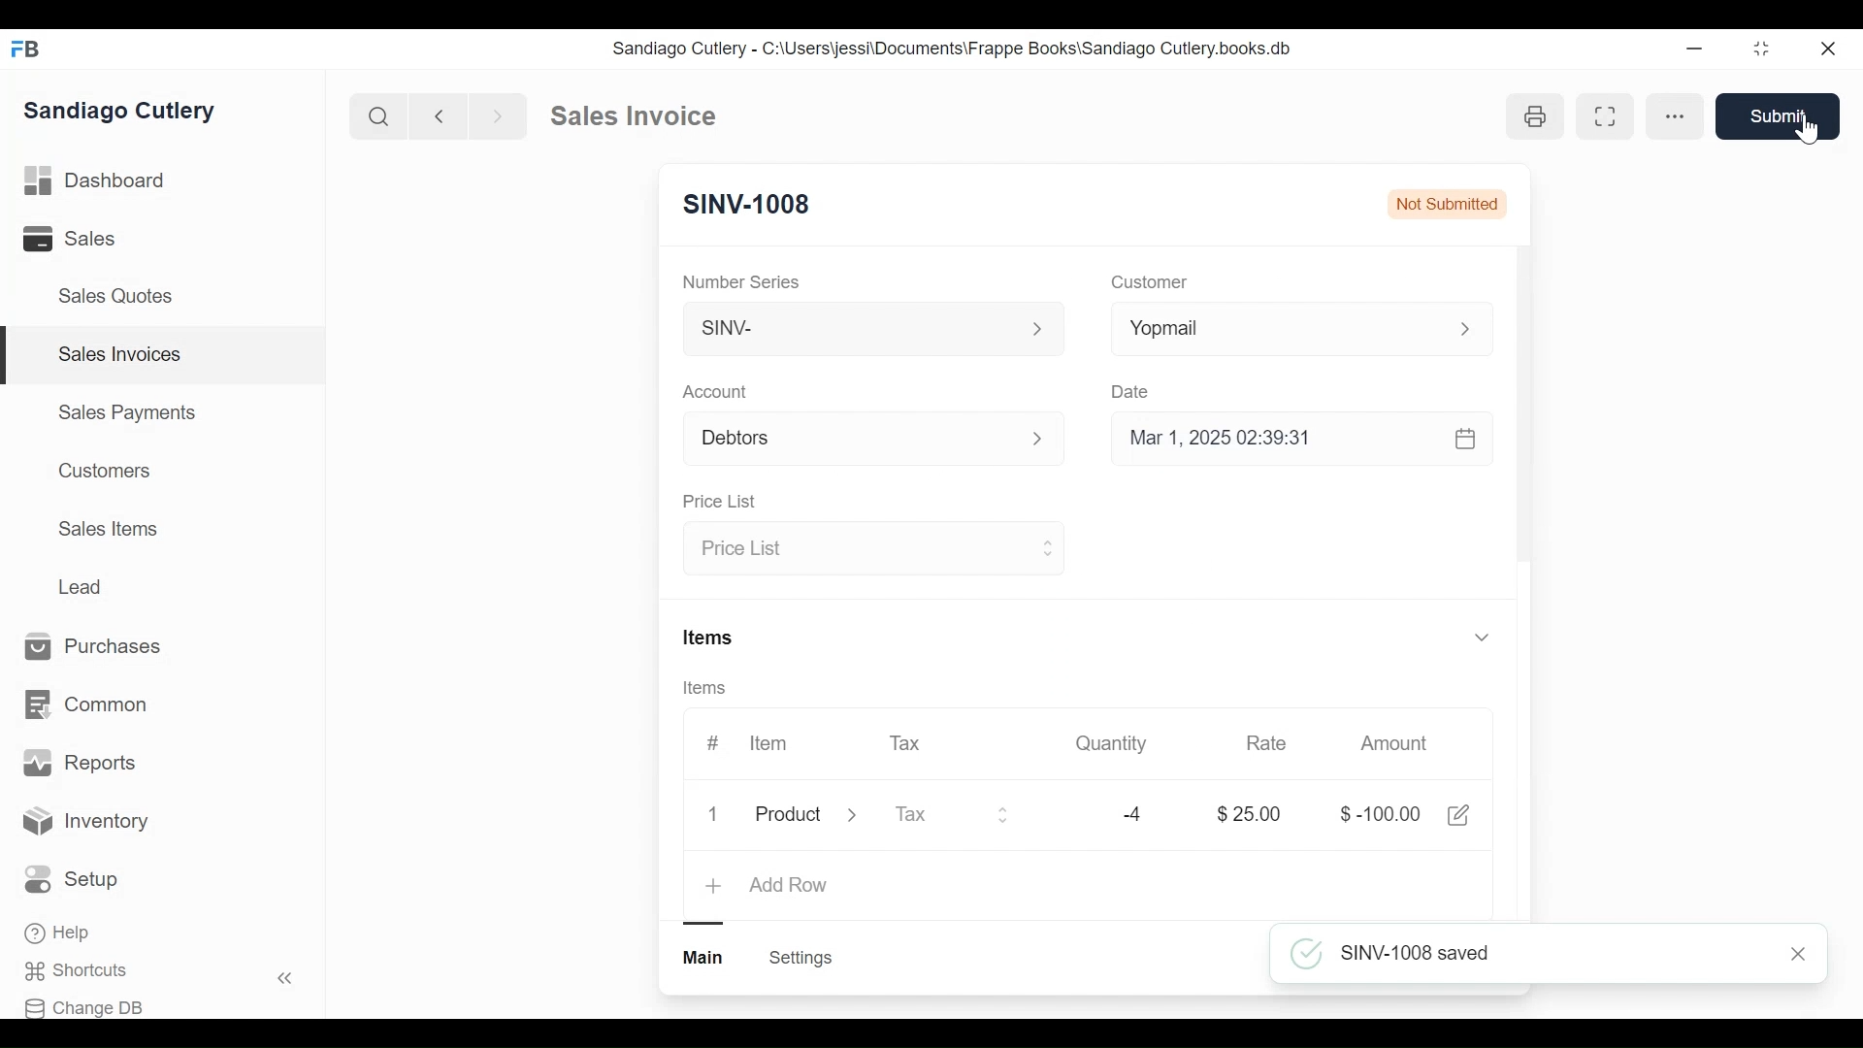  Describe the element at coordinates (77, 761) in the screenshot. I see `Reports` at that location.